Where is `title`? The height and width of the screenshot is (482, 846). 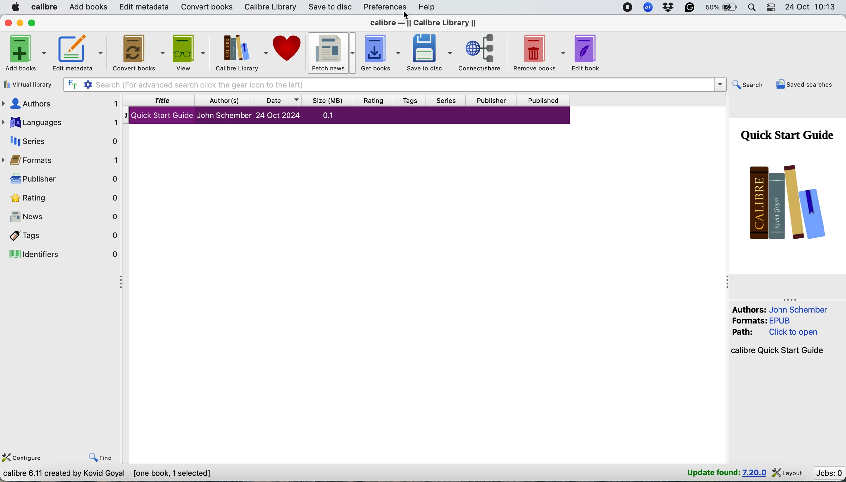 title is located at coordinates (164, 100).